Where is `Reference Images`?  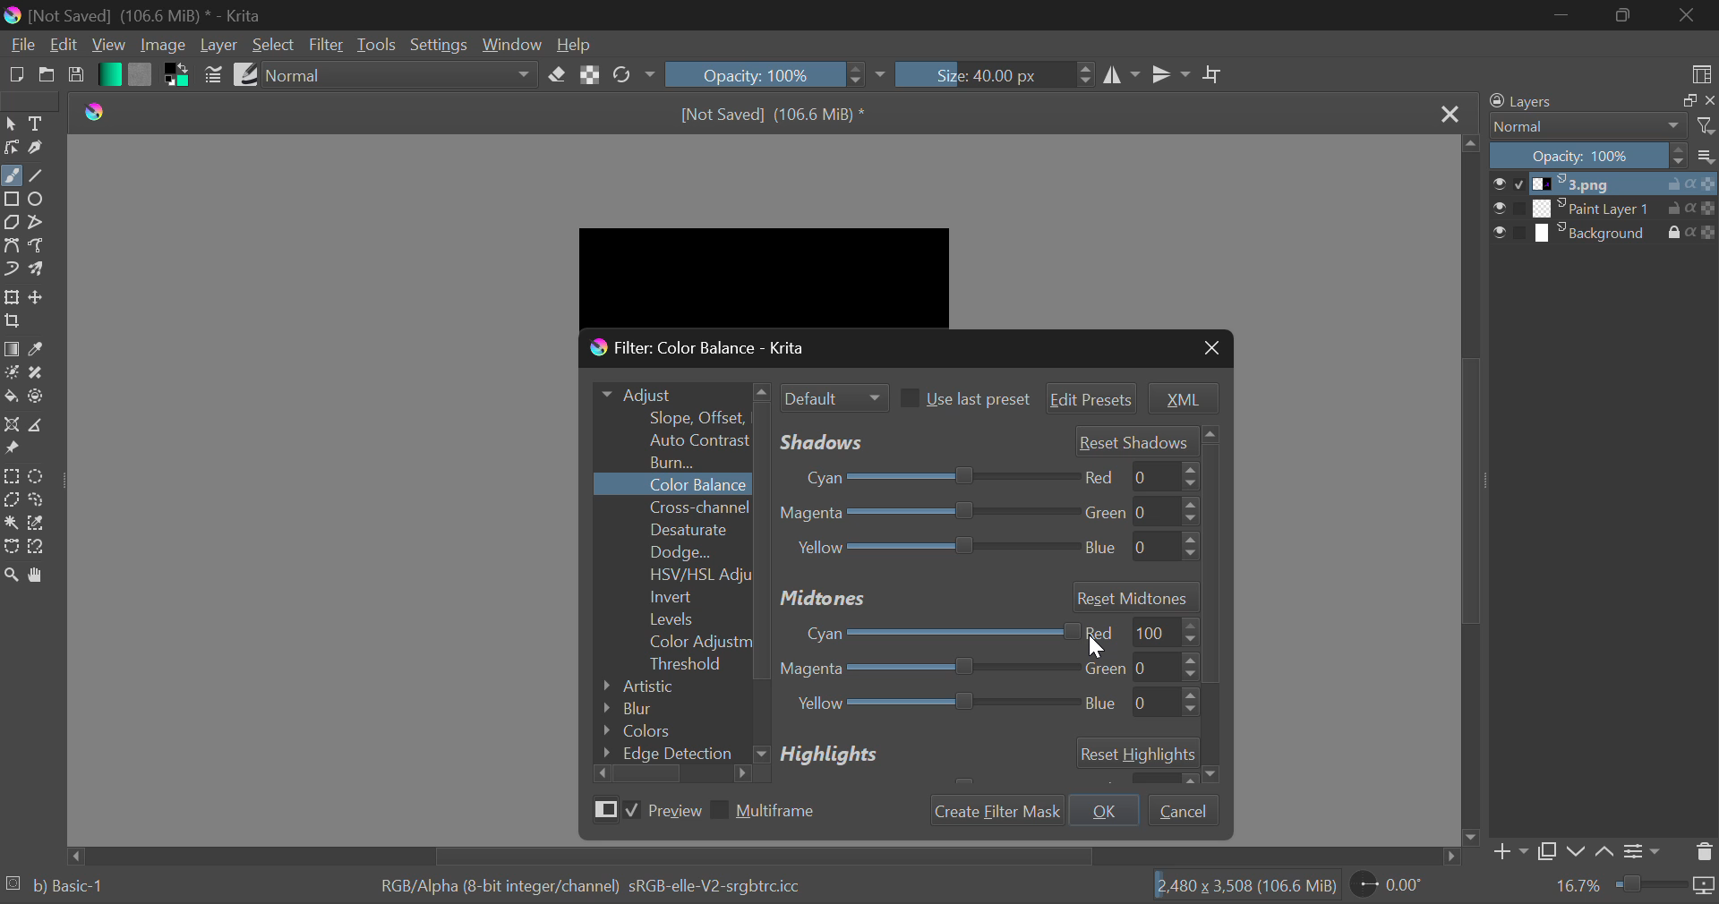 Reference Images is located at coordinates (14, 451).